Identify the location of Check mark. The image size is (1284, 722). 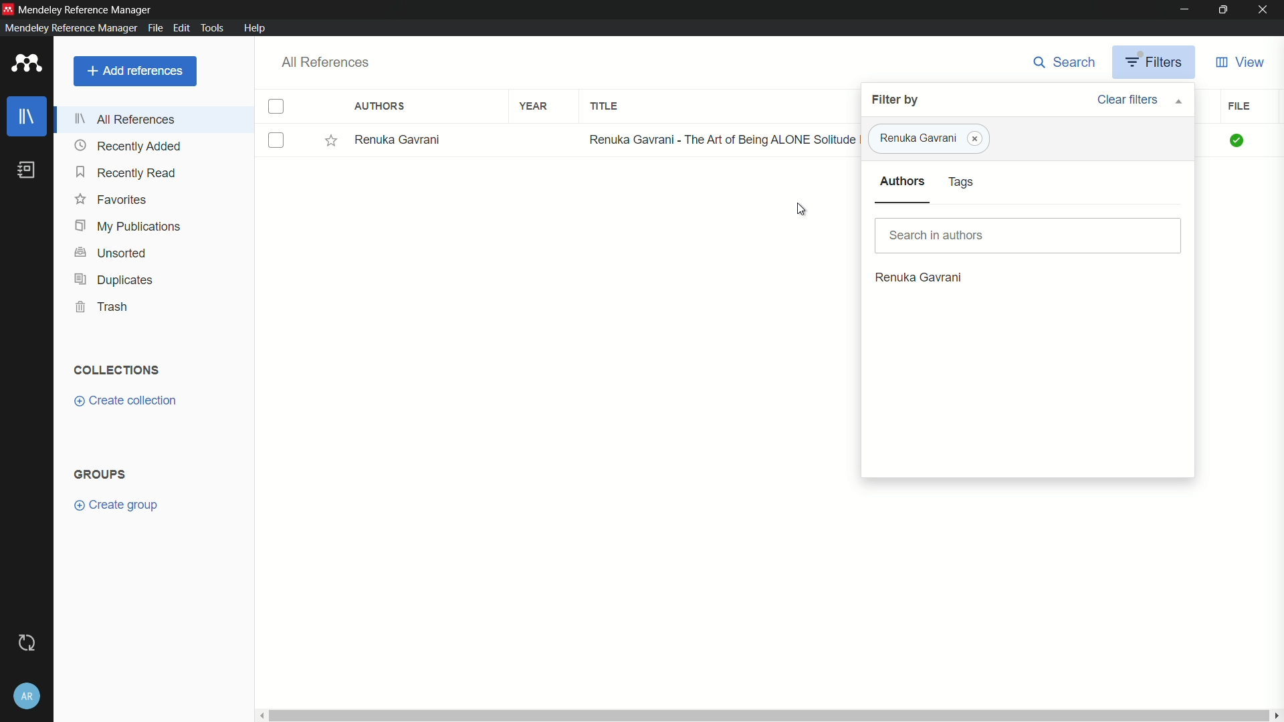
(1238, 140).